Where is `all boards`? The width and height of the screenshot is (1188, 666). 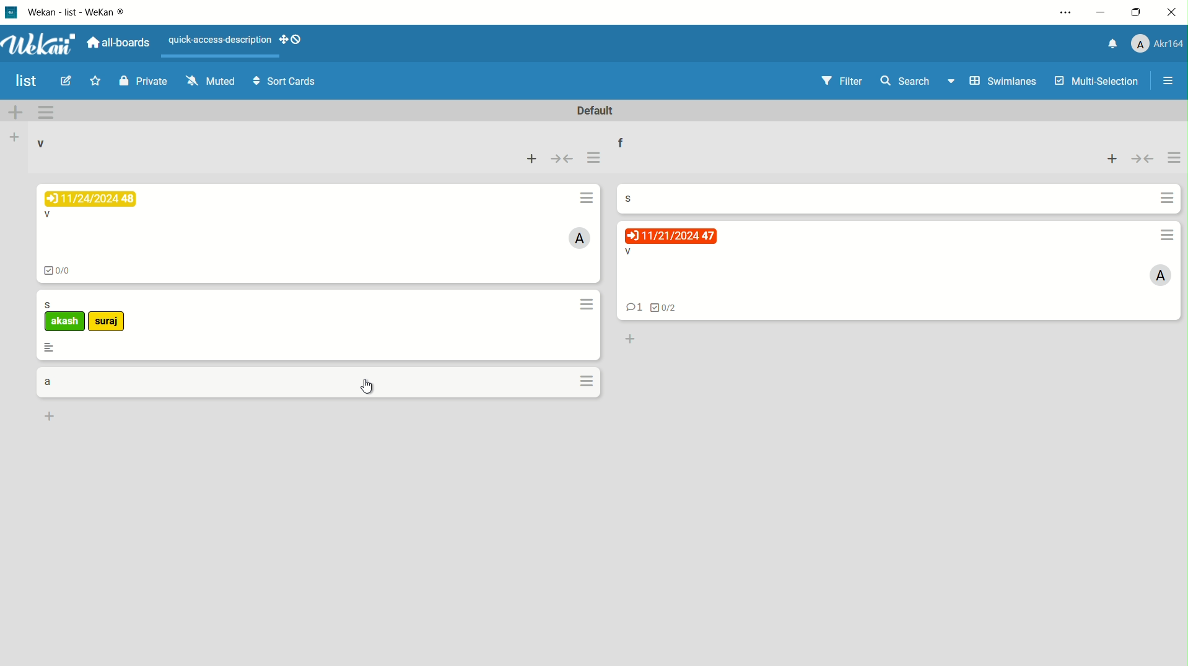
all boards is located at coordinates (121, 41).